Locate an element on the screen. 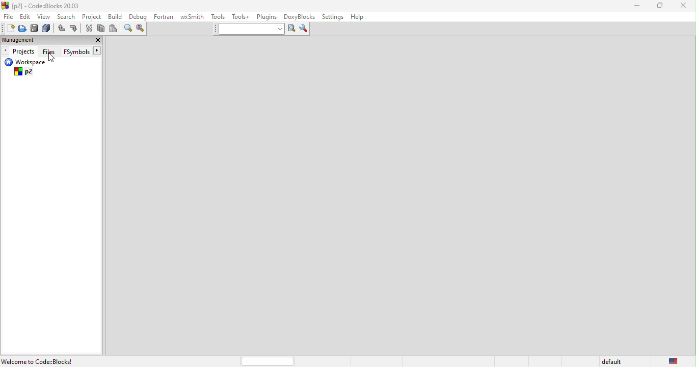 This screenshot has width=696, height=367. fsymbols is located at coordinates (82, 51).